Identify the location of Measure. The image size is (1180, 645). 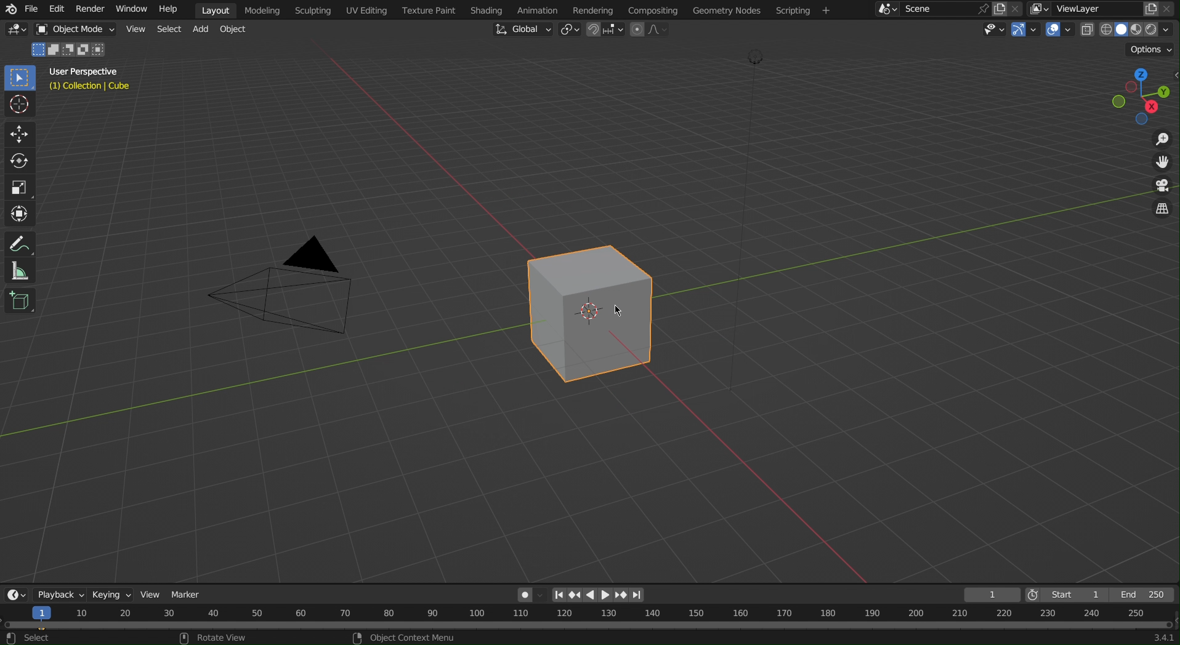
(21, 271).